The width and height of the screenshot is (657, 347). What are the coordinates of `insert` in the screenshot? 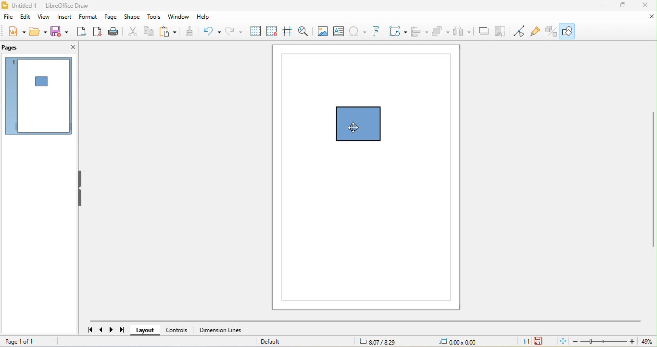 It's located at (64, 18).